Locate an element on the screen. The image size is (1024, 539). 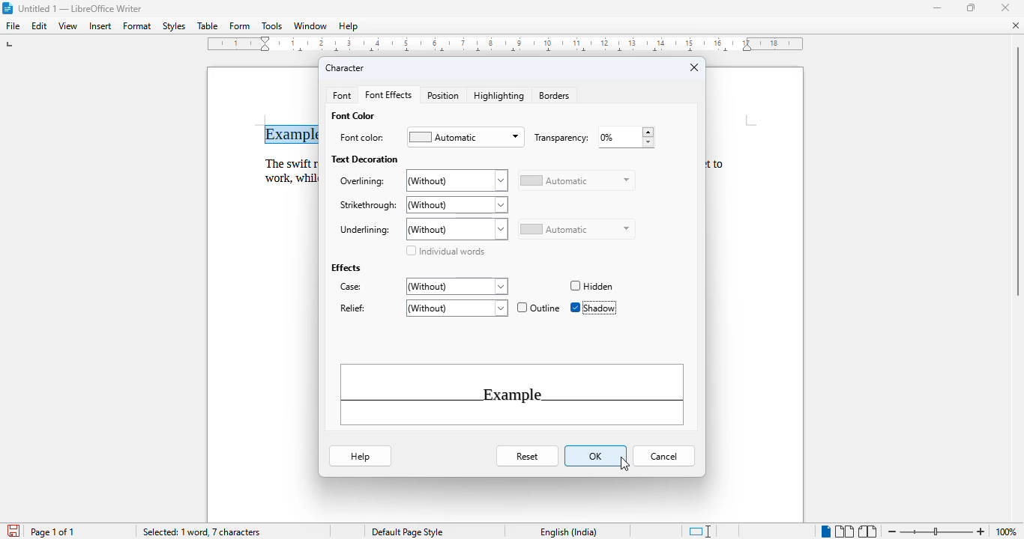
font color: automatic is located at coordinates (430, 136).